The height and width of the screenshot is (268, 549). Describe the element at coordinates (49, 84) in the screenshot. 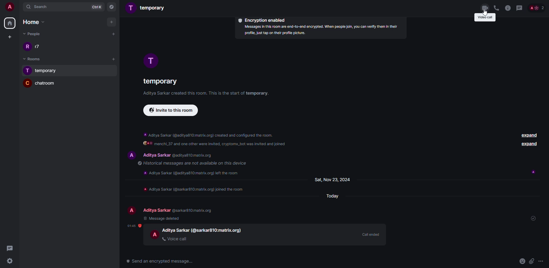

I see `room` at that location.